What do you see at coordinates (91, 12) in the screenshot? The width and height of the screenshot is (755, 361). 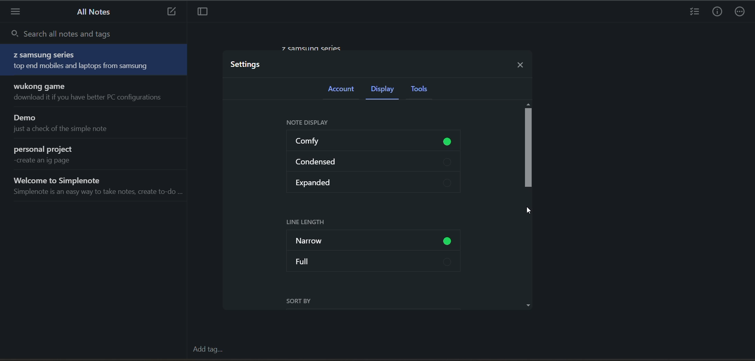 I see `all notes` at bounding box center [91, 12].